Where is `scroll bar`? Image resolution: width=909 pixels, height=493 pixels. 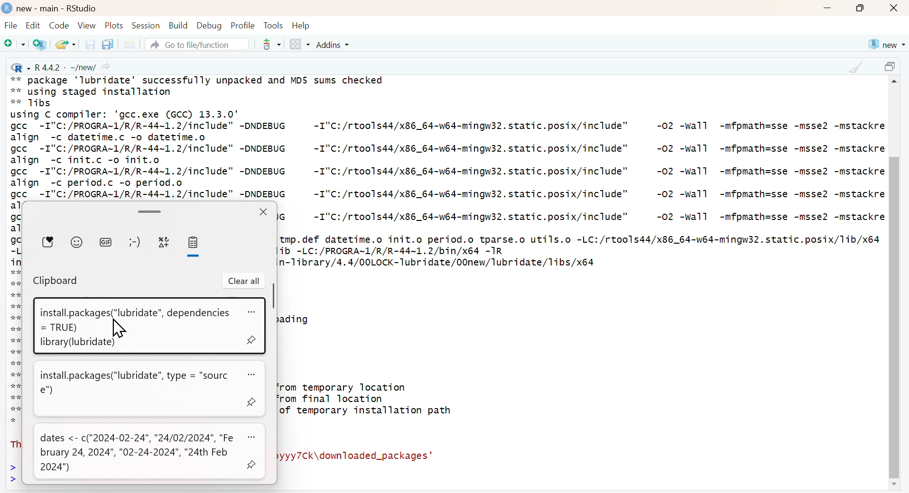
scroll bar is located at coordinates (893, 317).